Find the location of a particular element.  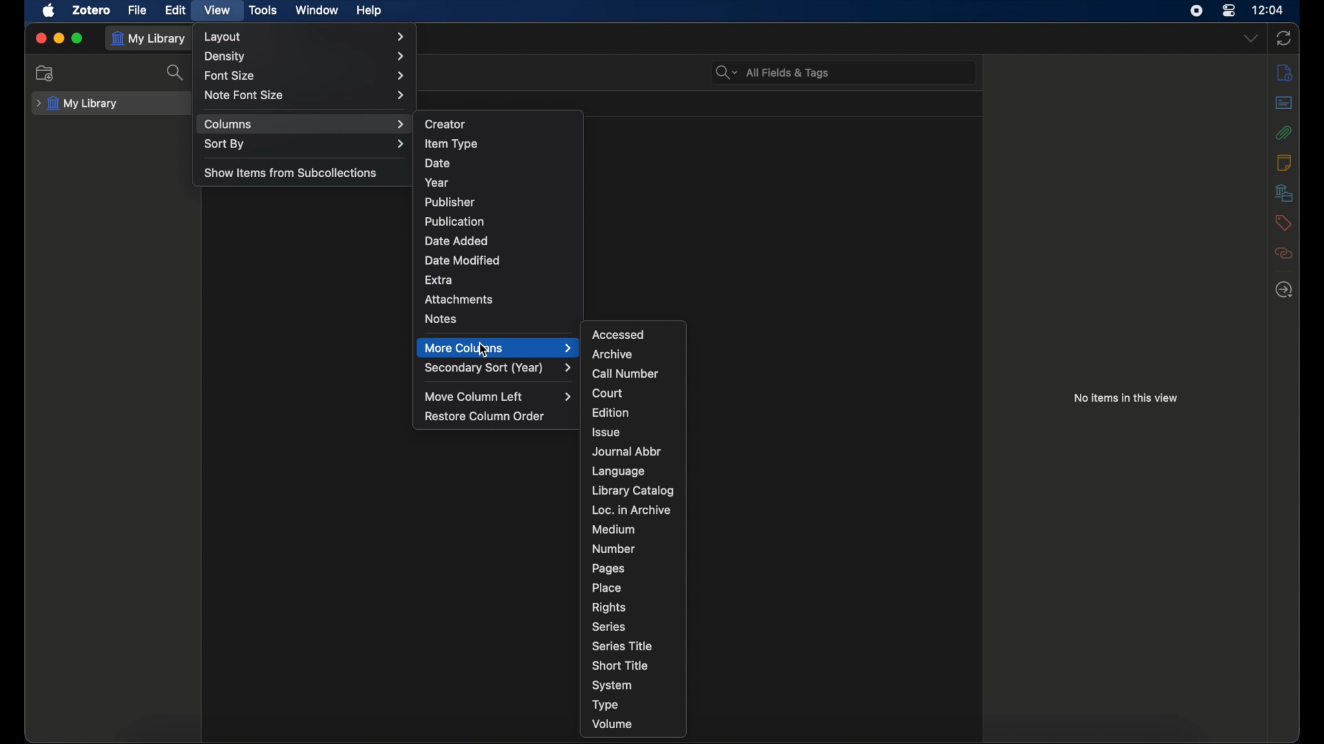

density is located at coordinates (305, 57).